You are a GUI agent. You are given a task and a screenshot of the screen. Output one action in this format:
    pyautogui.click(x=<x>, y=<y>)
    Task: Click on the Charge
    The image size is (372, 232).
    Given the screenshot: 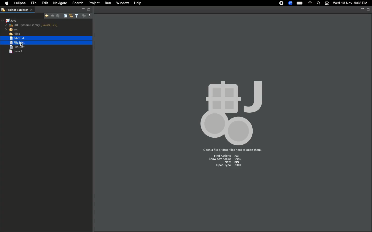 What is the action you would take?
    pyautogui.click(x=299, y=3)
    